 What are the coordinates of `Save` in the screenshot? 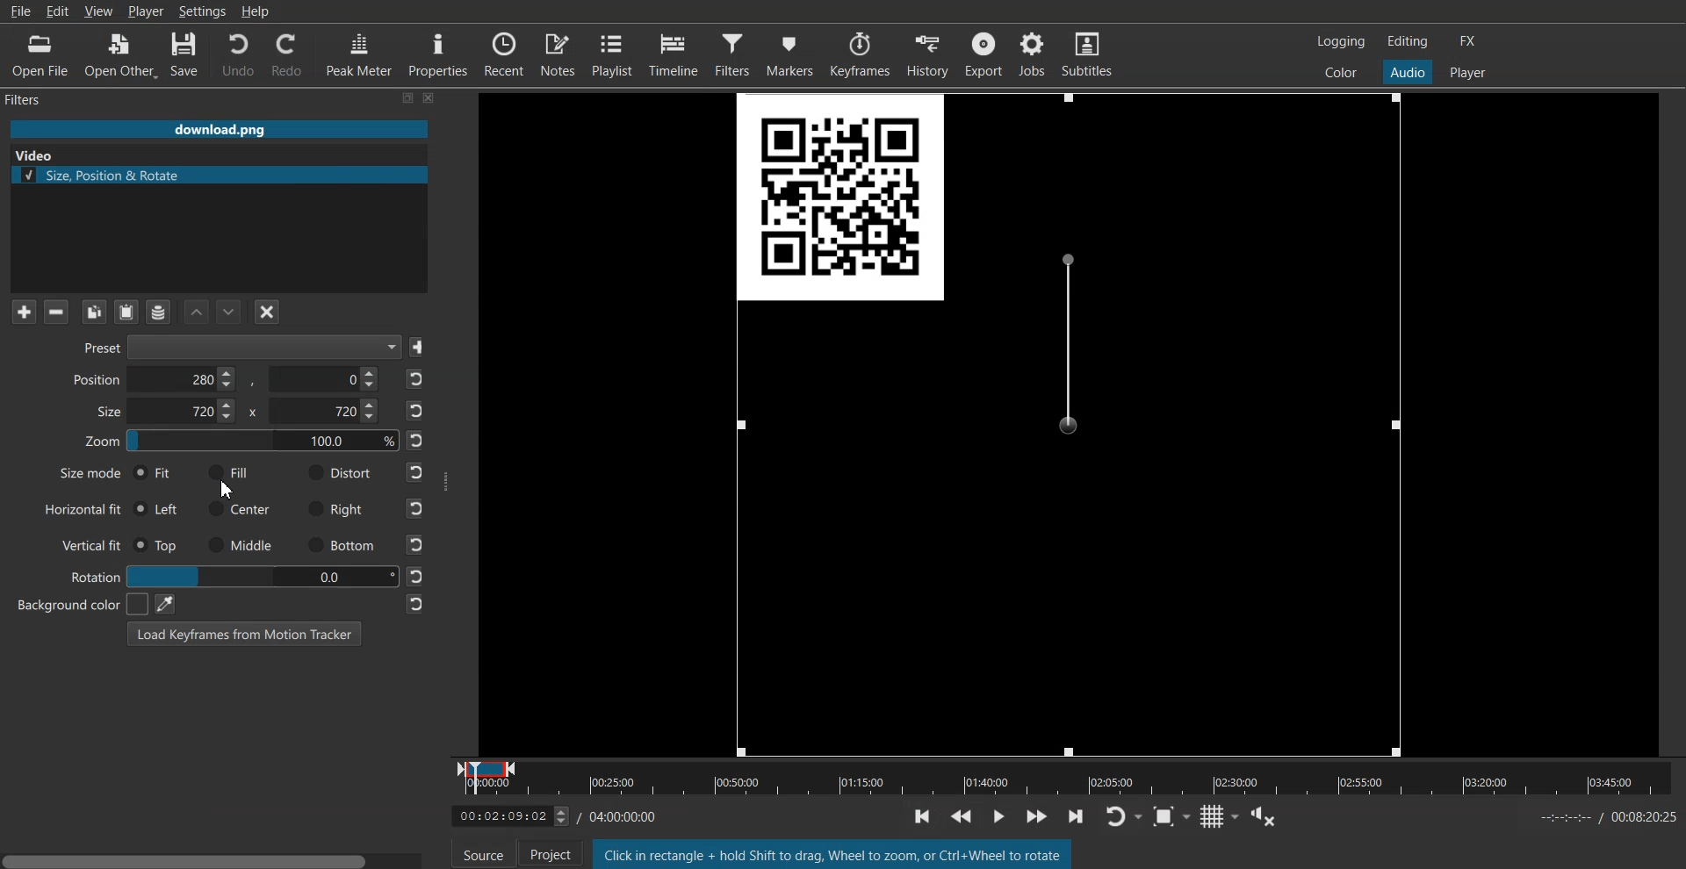 It's located at (187, 54).